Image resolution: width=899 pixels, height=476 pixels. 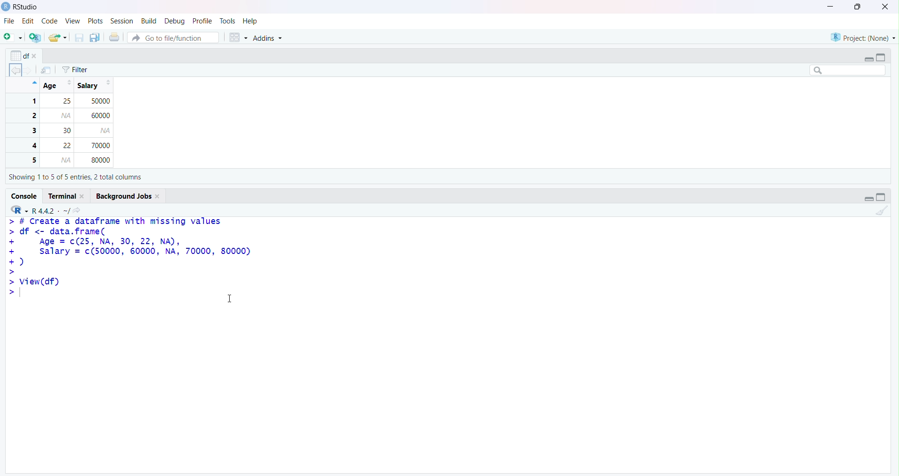 I want to click on Save all open documents (Ctrl + Alt + S), so click(x=95, y=37).